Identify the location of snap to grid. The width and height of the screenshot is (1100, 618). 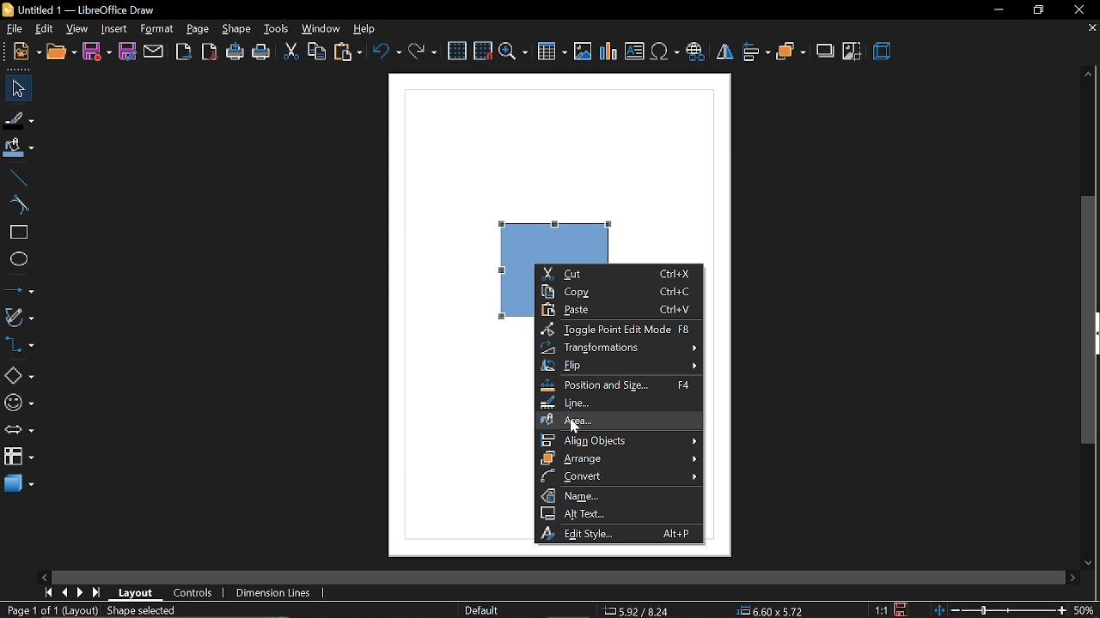
(483, 52).